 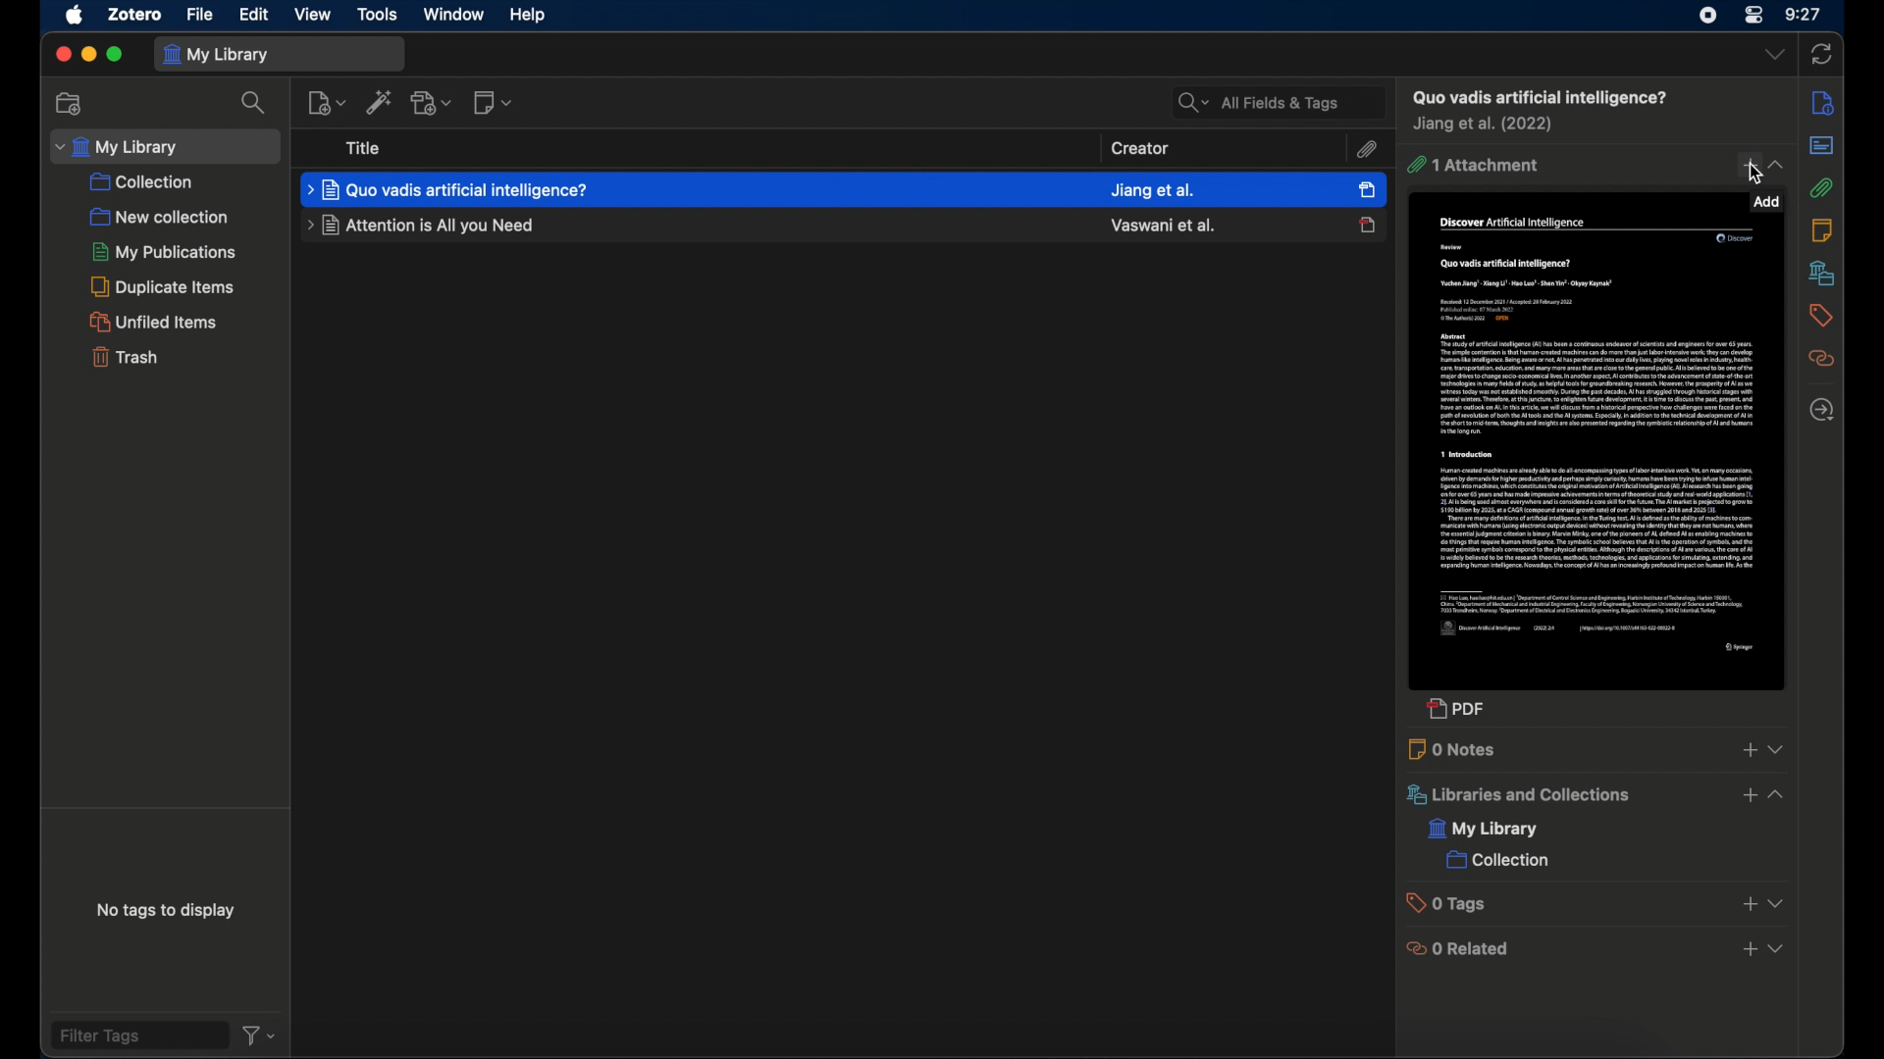 What do you see at coordinates (1746, 167) in the screenshot?
I see `add` at bounding box center [1746, 167].